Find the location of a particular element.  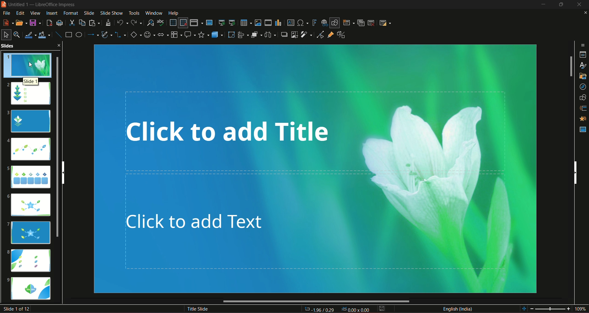

click to add text is located at coordinates (328, 230).